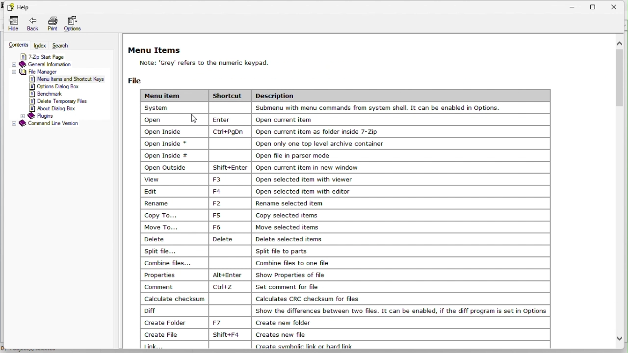 Image resolution: width=628 pixels, height=353 pixels. Describe the element at coordinates (241, 203) in the screenshot. I see `| Rename 1 F2 | Rename selected item` at that location.